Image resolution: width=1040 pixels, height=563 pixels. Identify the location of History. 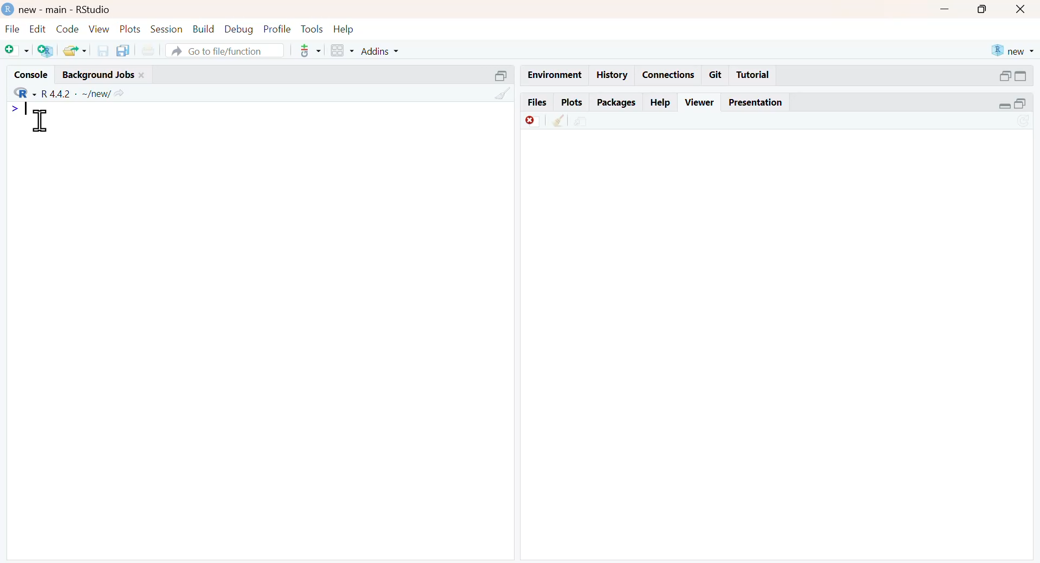
(612, 75).